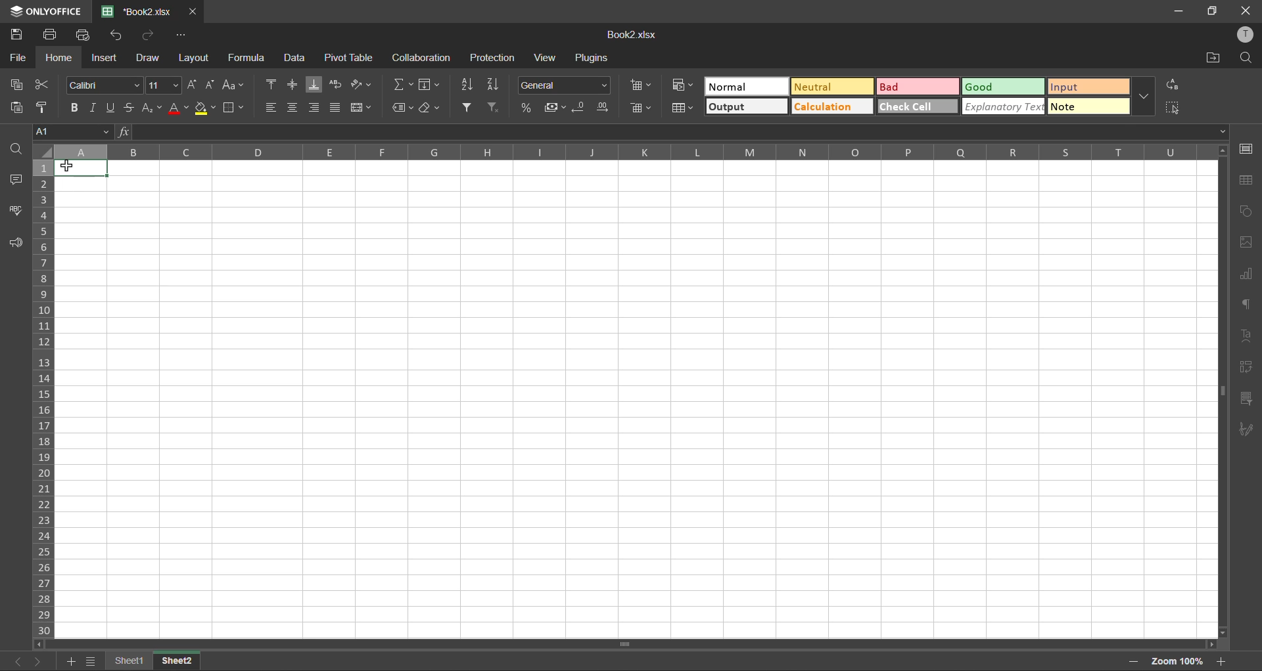 The width and height of the screenshot is (1262, 671). What do you see at coordinates (1245, 59) in the screenshot?
I see `find` at bounding box center [1245, 59].